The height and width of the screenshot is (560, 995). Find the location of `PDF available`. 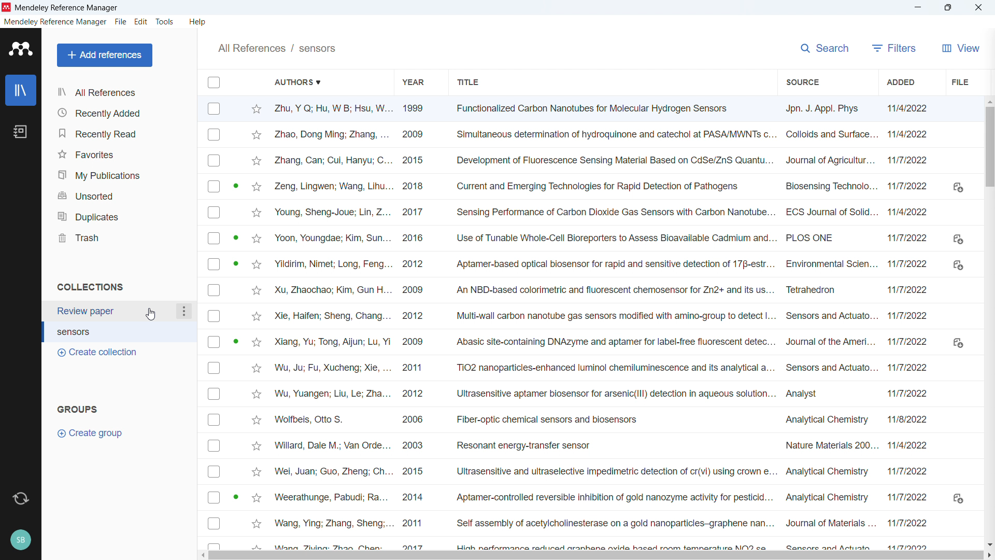

PDF available is located at coordinates (236, 263).